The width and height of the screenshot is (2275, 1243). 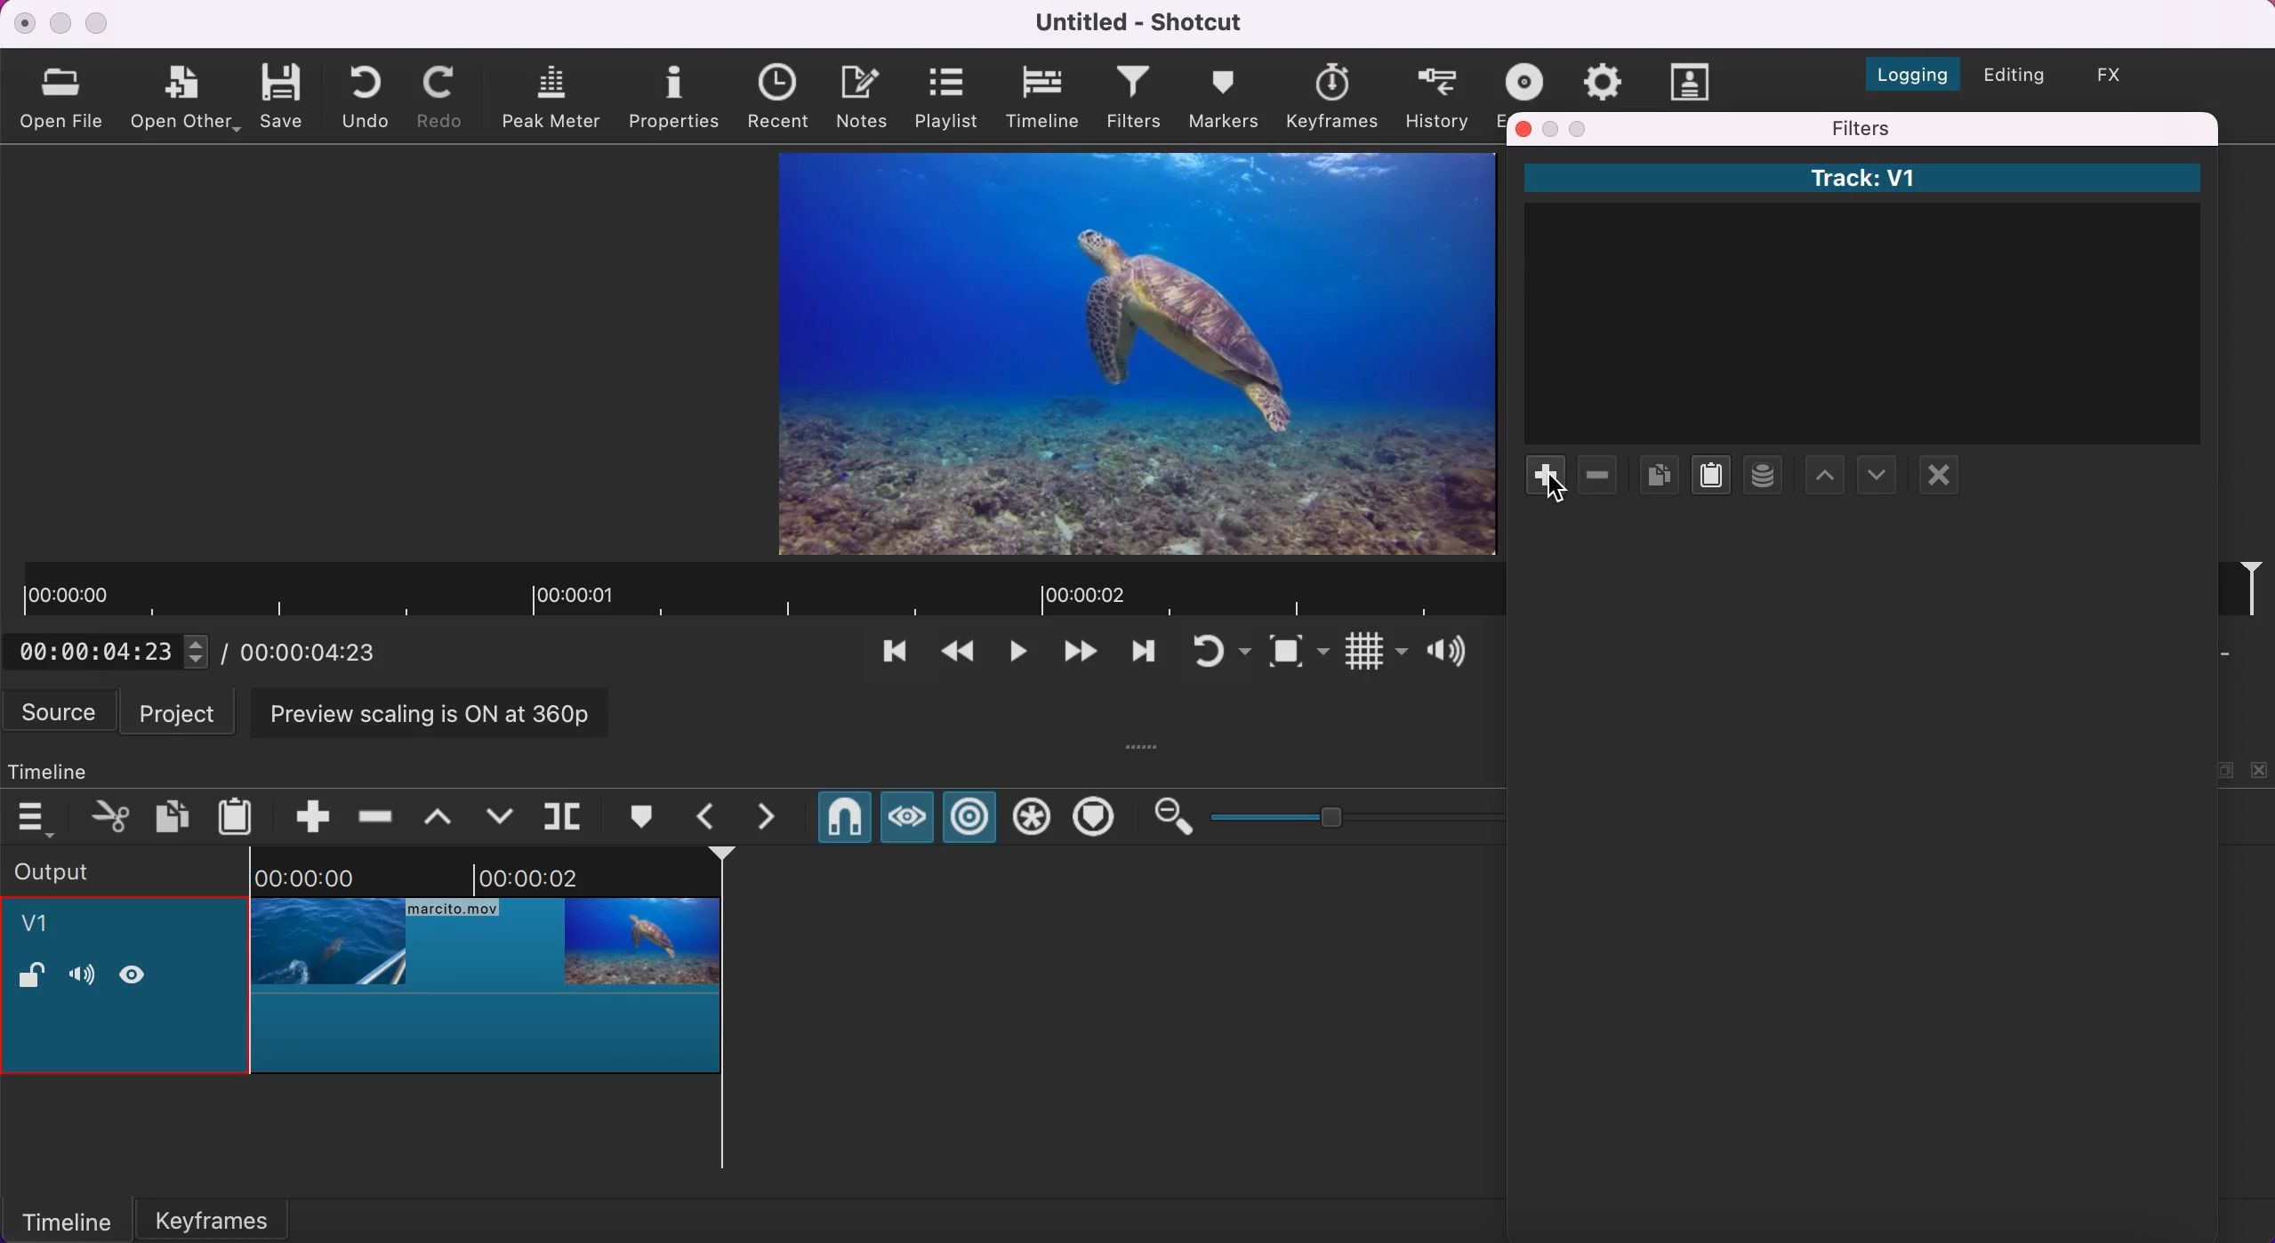 What do you see at coordinates (45, 926) in the screenshot?
I see `v1` at bounding box center [45, 926].